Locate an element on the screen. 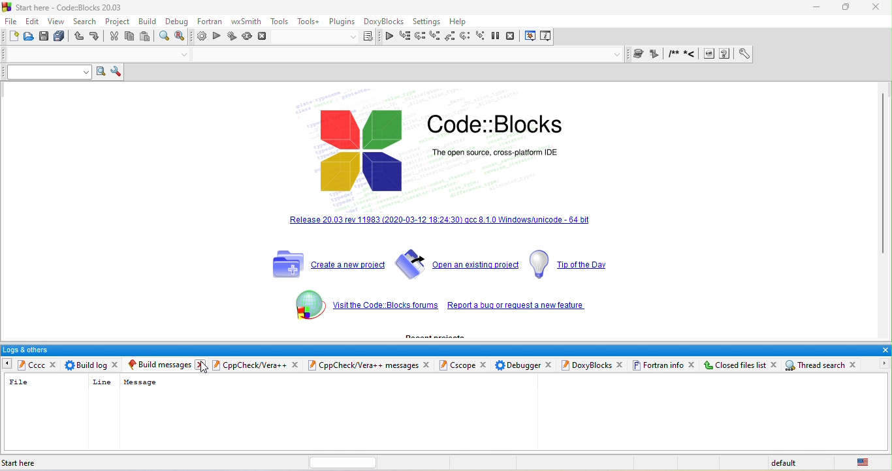  rebuild is located at coordinates (247, 37).